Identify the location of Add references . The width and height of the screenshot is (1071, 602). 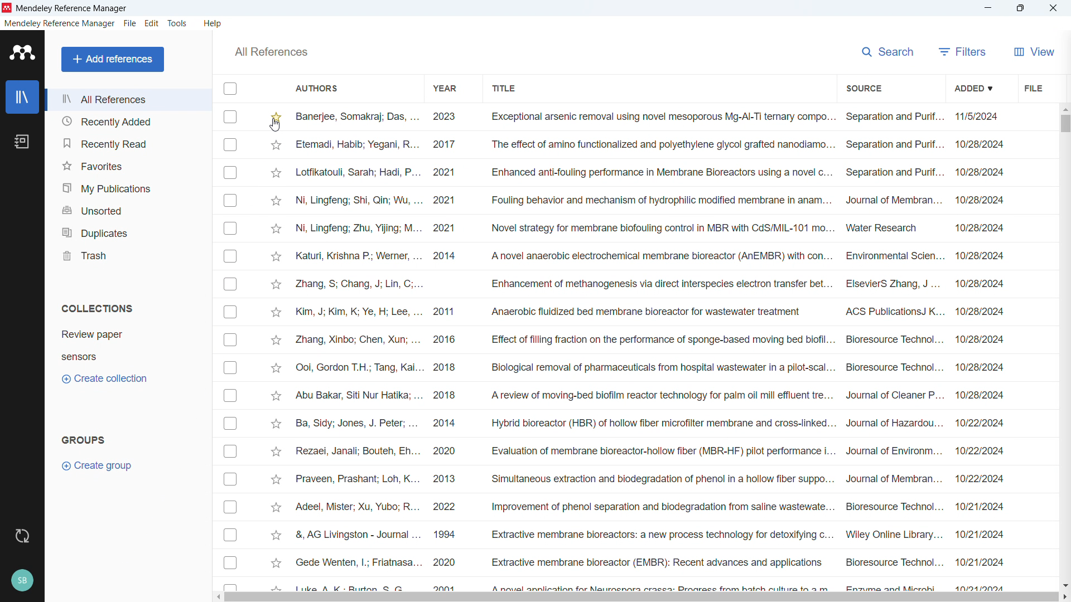
(113, 60).